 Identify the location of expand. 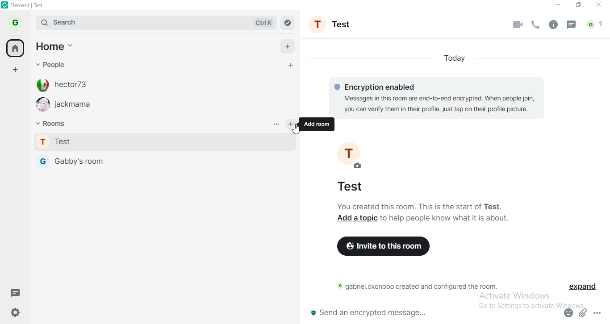
(583, 286).